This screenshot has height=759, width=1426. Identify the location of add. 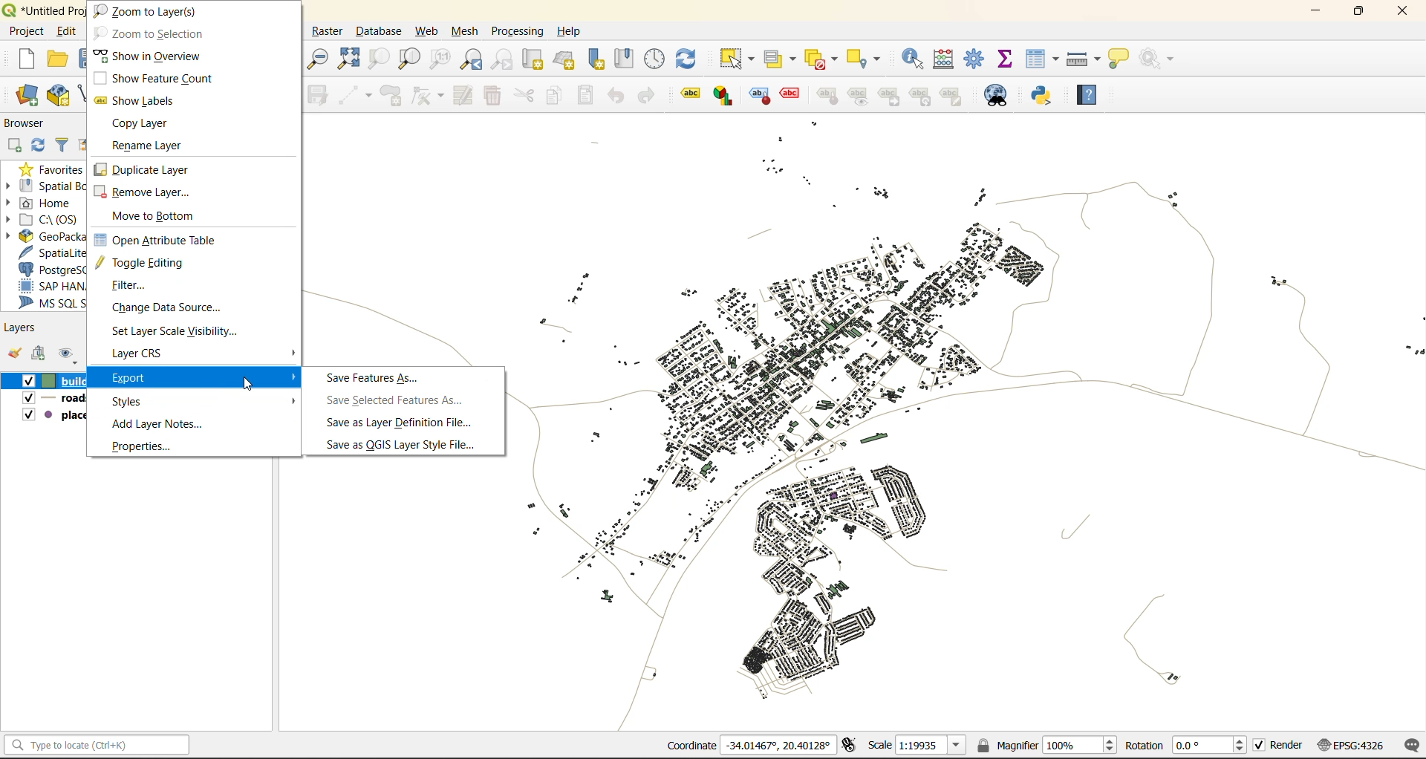
(39, 354).